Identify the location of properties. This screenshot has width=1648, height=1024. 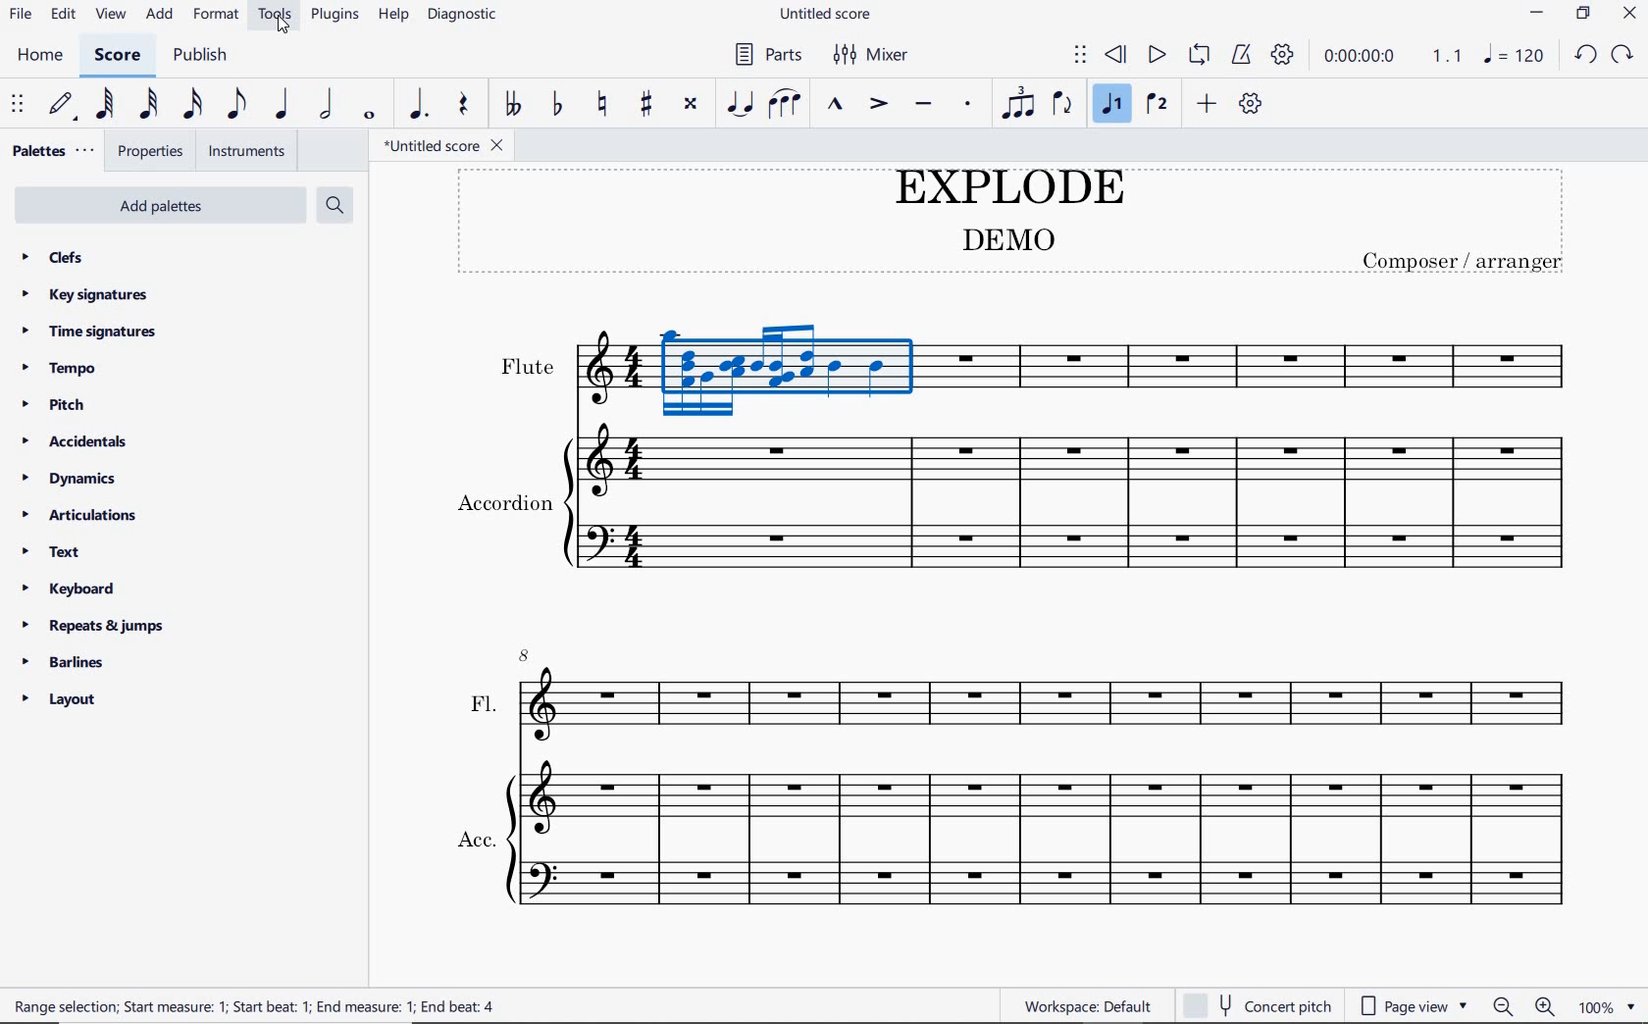
(149, 152).